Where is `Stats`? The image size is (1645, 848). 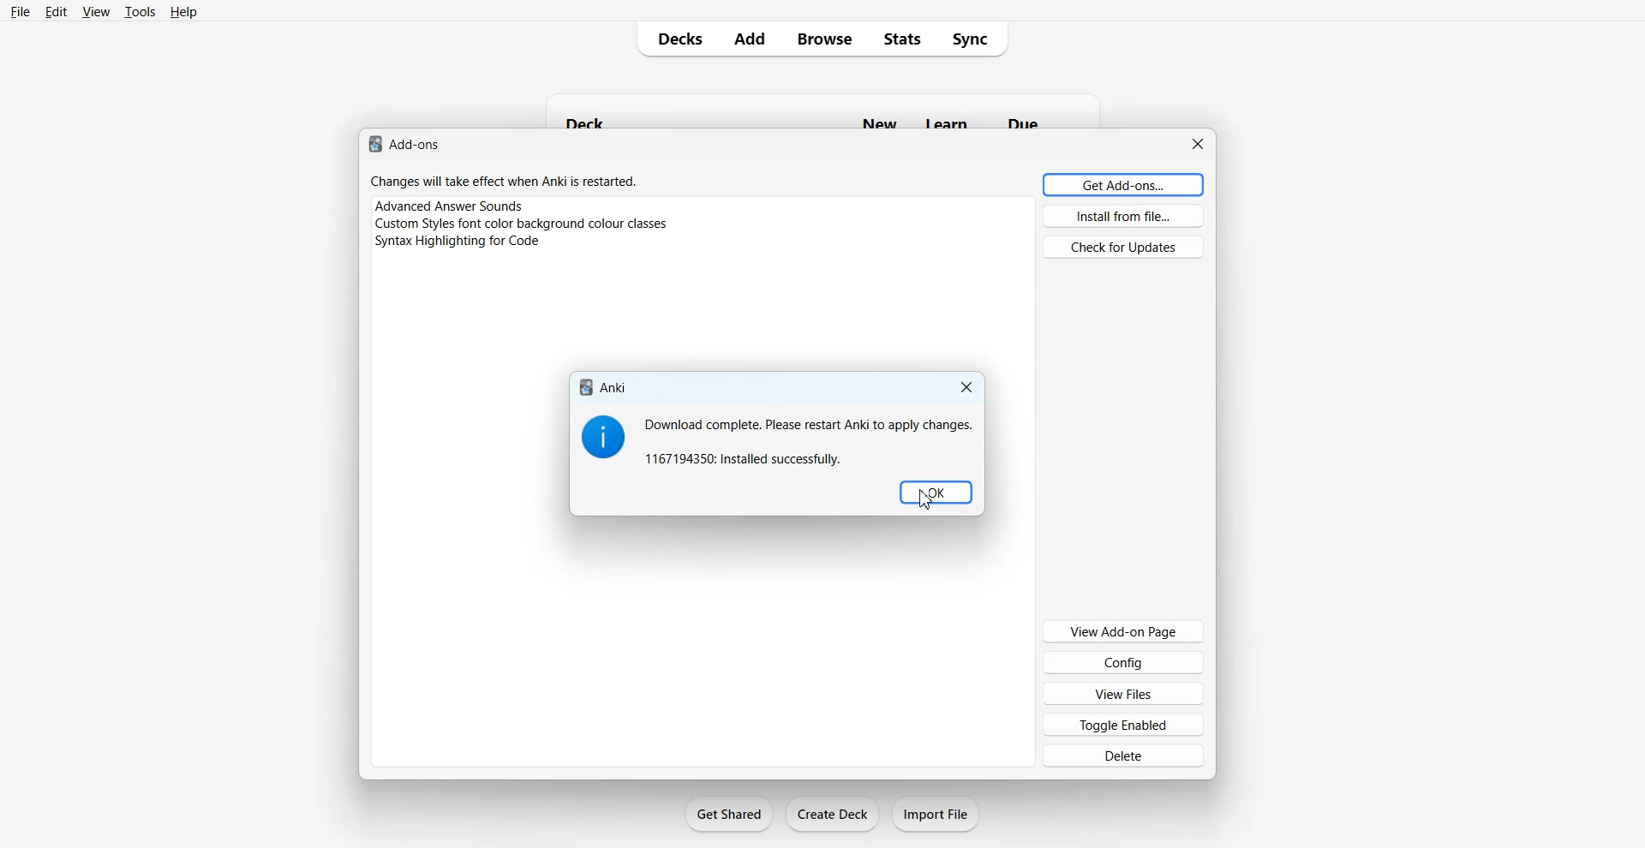
Stats is located at coordinates (902, 39).